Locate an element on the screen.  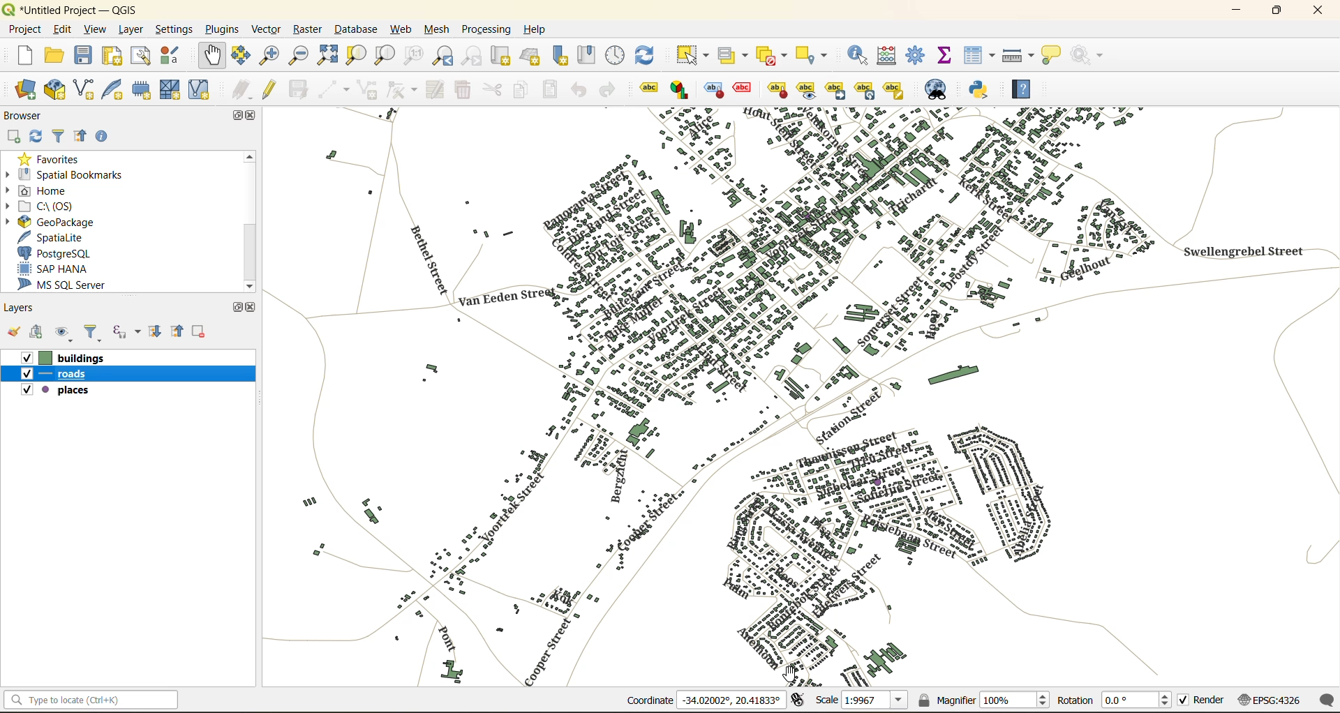
show tips is located at coordinates (1052, 56).